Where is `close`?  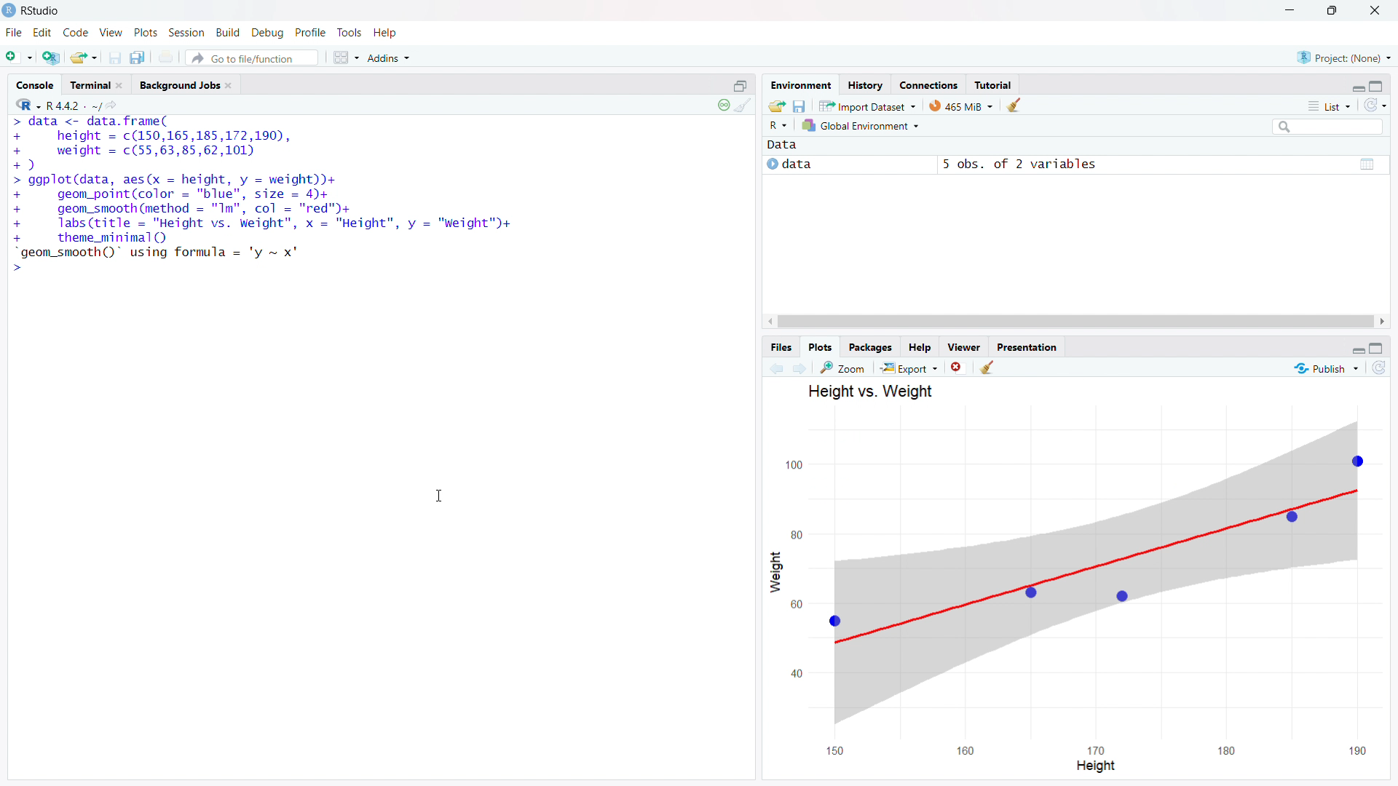
close is located at coordinates (119, 85).